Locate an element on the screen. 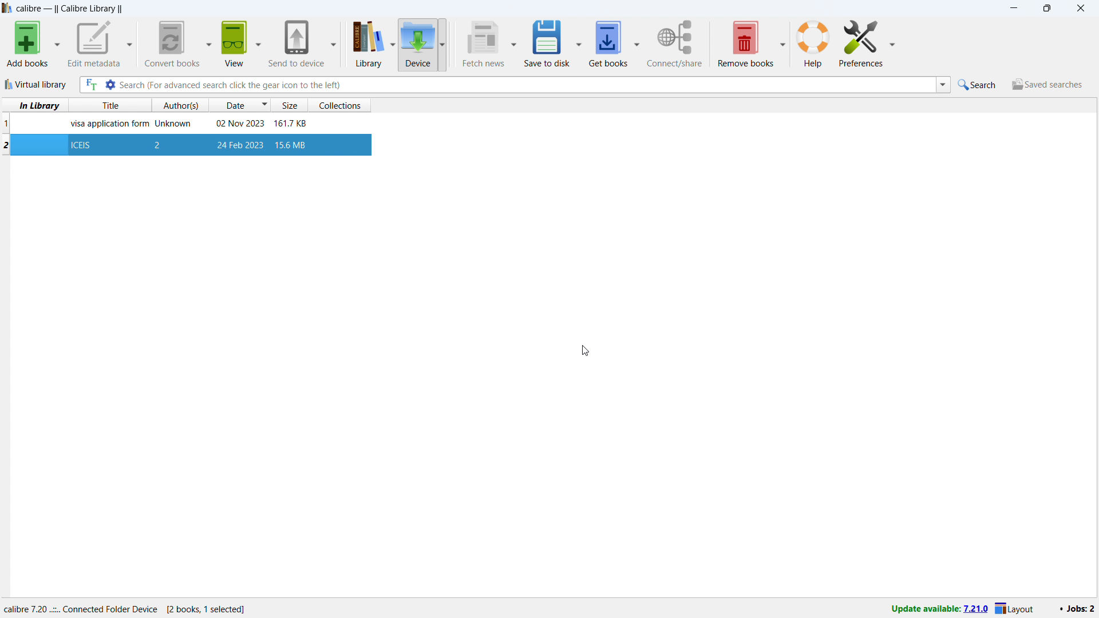  sort by authors is located at coordinates (181, 105).